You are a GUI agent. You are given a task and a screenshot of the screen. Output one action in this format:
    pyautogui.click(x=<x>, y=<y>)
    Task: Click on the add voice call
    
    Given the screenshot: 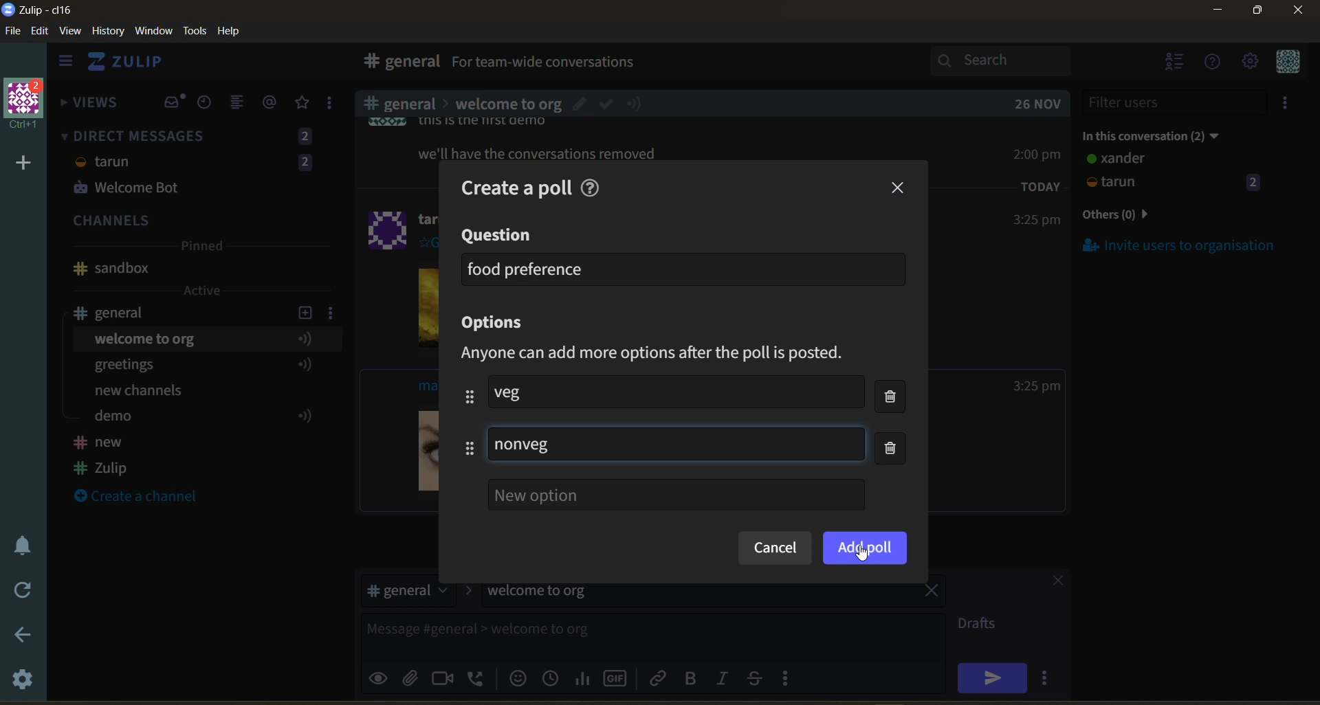 What is the action you would take?
    pyautogui.click(x=477, y=678)
    